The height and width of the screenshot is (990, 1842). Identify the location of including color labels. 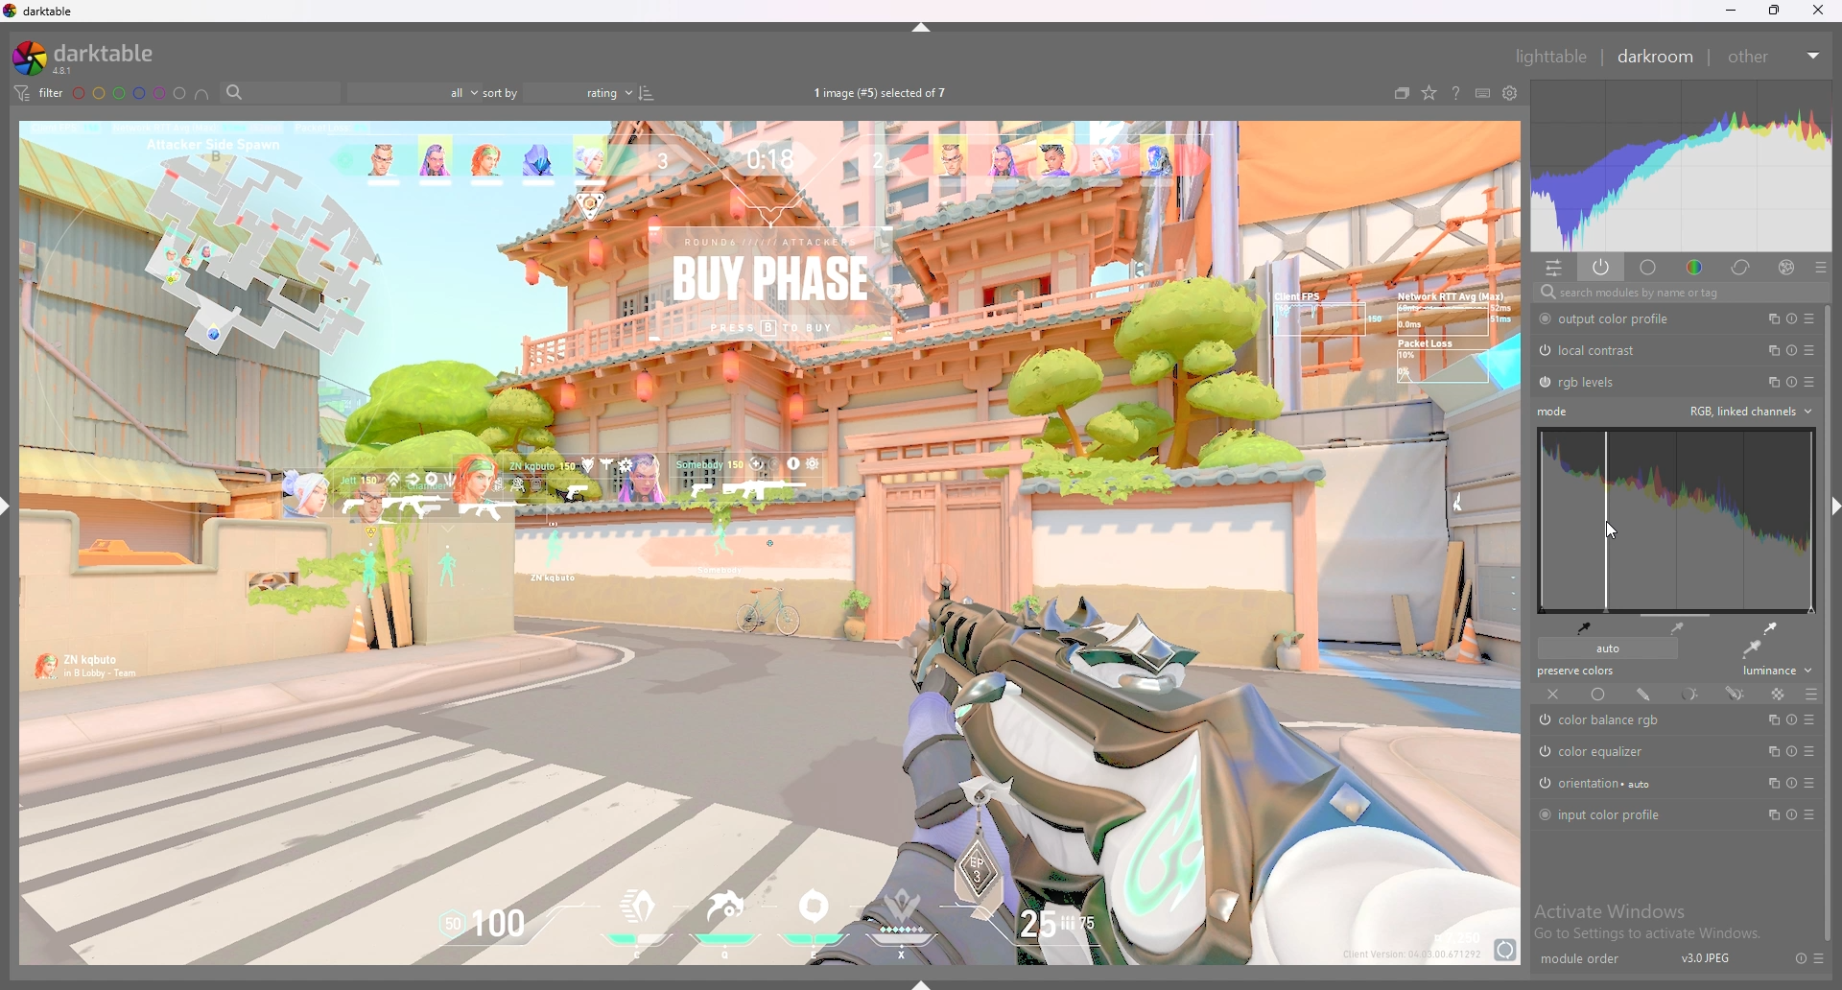
(202, 95).